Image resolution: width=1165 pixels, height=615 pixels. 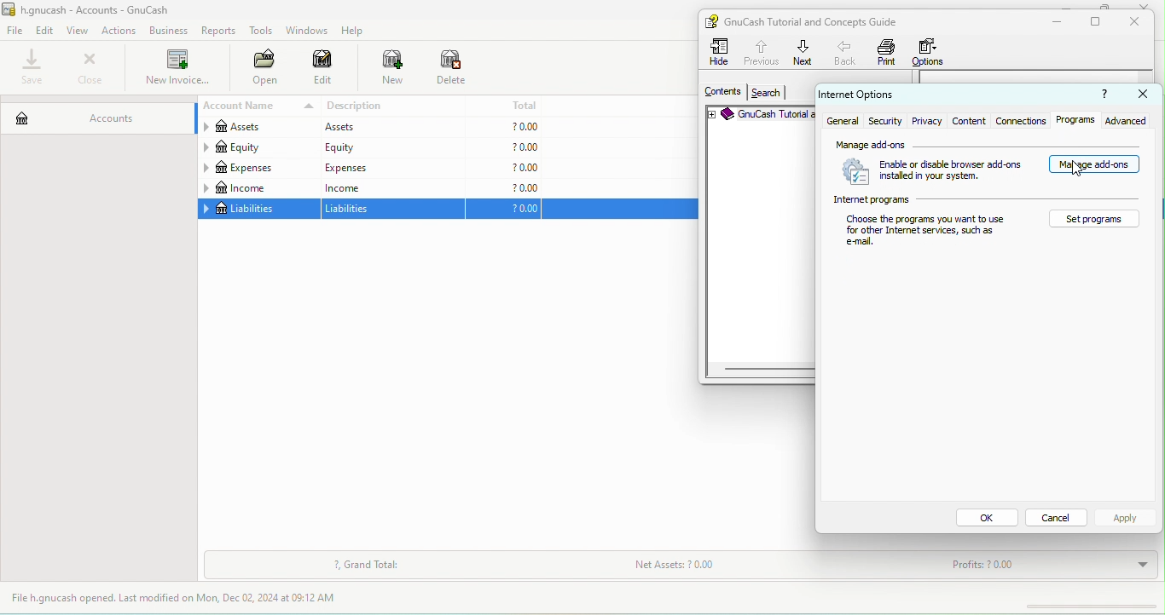 What do you see at coordinates (1076, 121) in the screenshot?
I see `programs` at bounding box center [1076, 121].